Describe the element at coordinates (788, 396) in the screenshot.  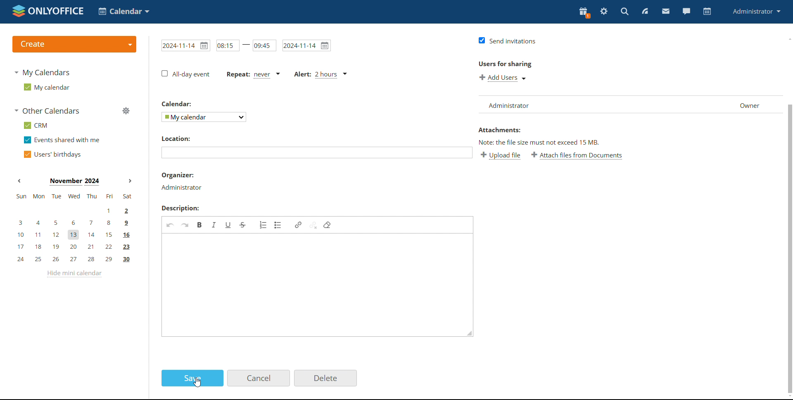
I see `scroll down` at that location.